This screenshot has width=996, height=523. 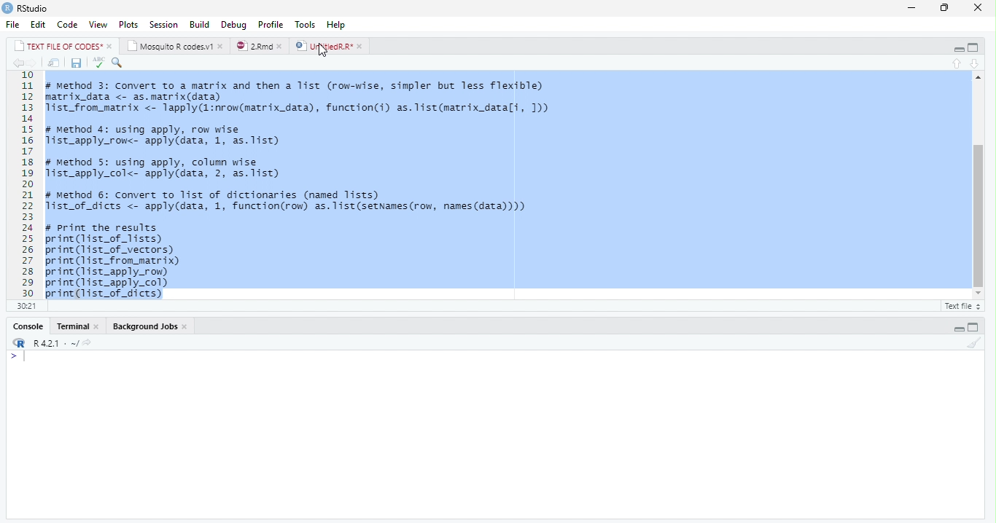 What do you see at coordinates (955, 49) in the screenshot?
I see `Hide` at bounding box center [955, 49].